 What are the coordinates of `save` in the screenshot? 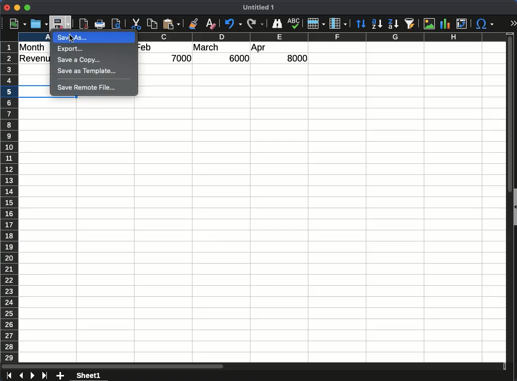 It's located at (61, 24).